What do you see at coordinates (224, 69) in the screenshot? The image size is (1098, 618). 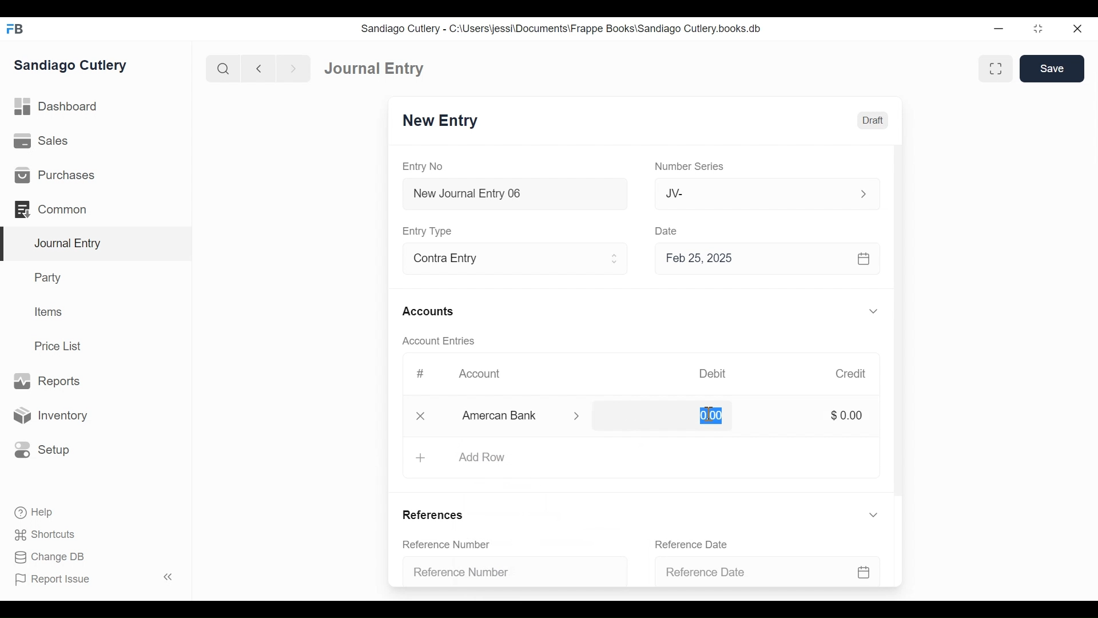 I see `Search` at bounding box center [224, 69].